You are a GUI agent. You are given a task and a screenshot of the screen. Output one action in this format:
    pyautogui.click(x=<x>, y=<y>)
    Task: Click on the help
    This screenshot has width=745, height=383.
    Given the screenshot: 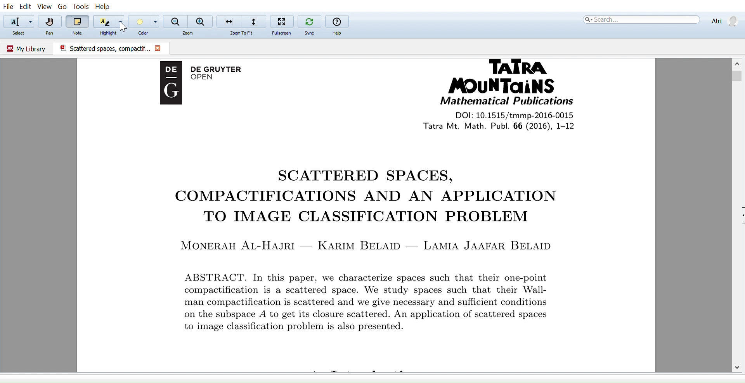 What is the action you would take?
    pyautogui.click(x=337, y=21)
    